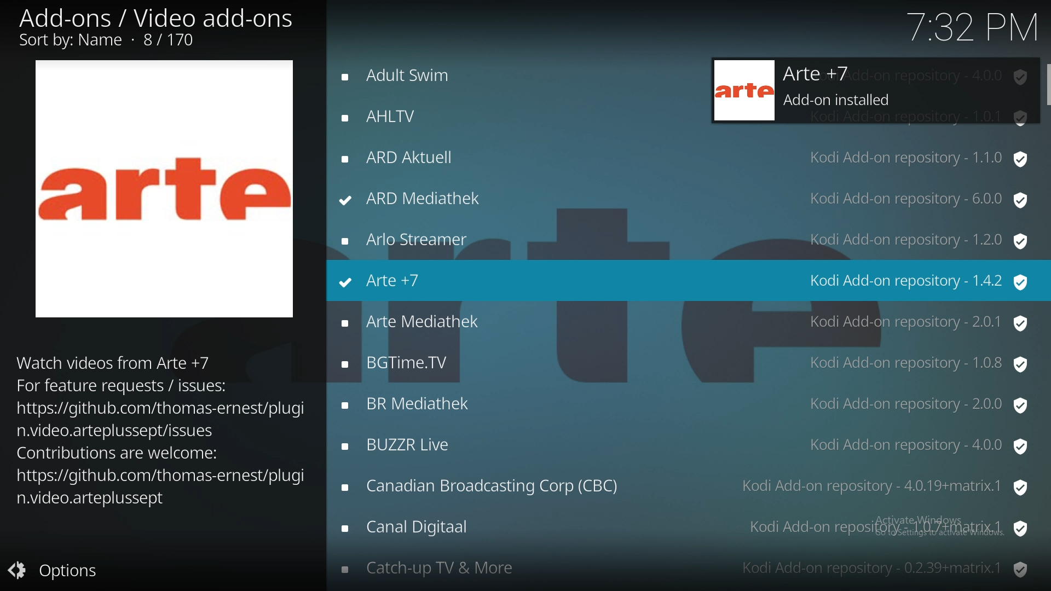  I want to click on installed add on, so click(686, 280).